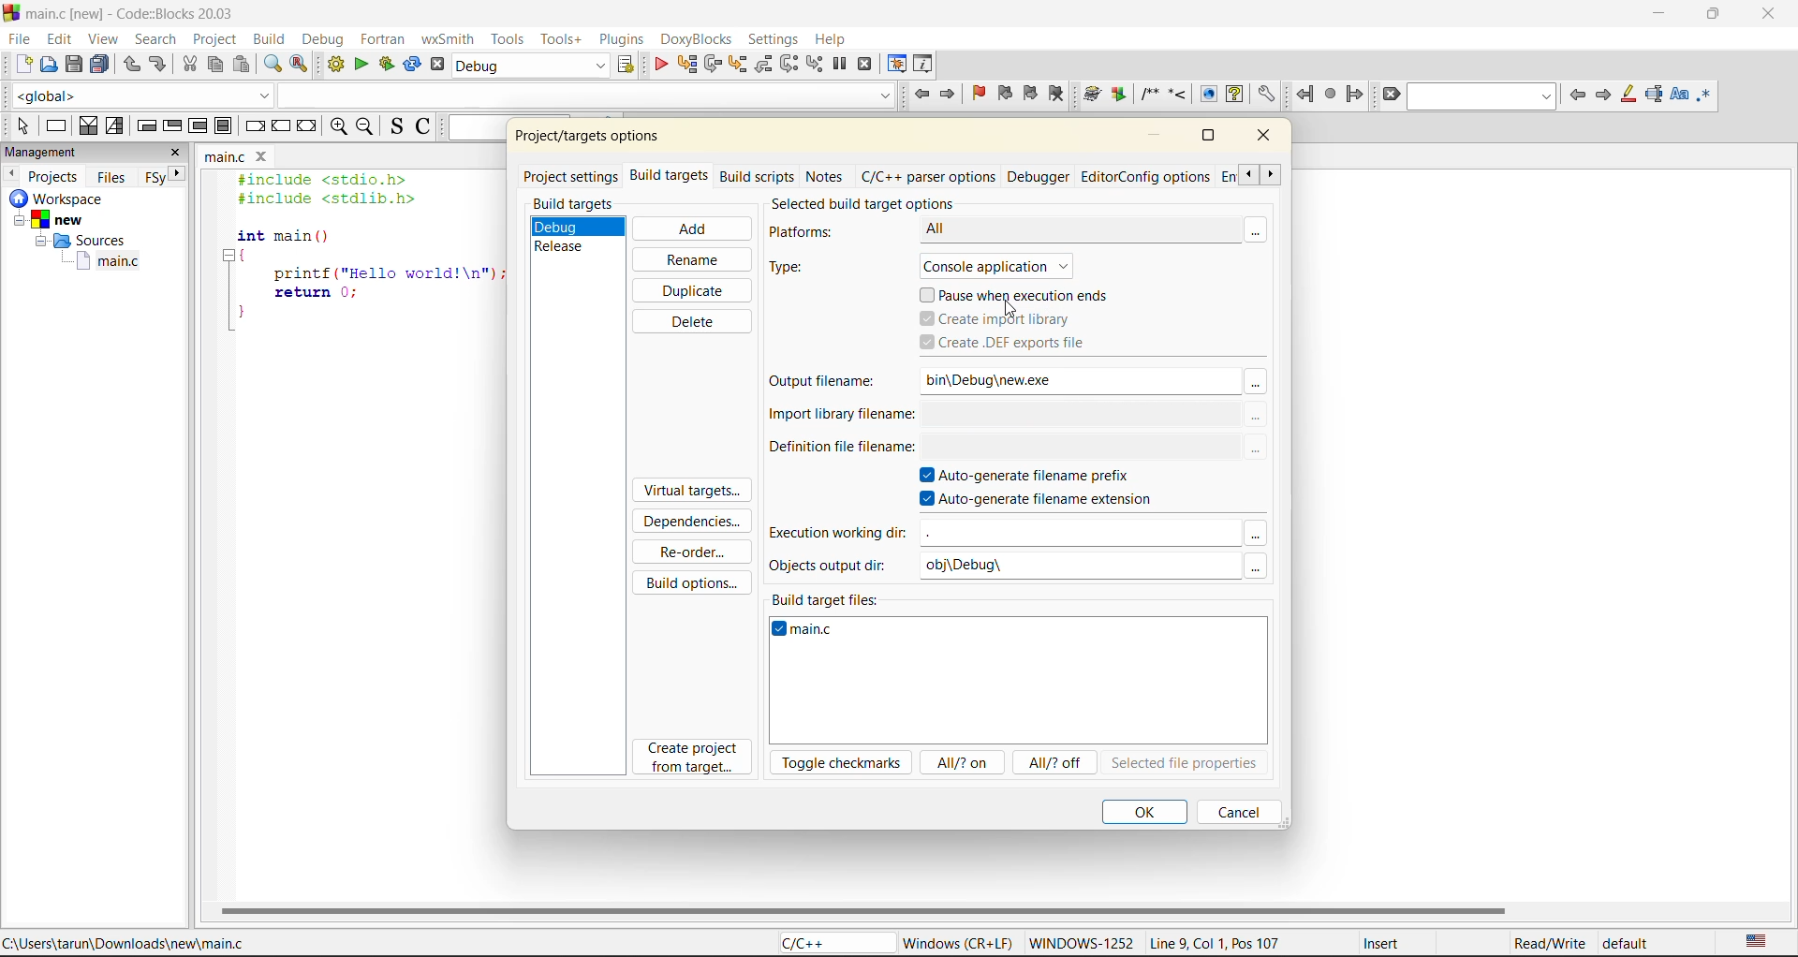  Describe the element at coordinates (1330, 95) in the screenshot. I see `last jump` at that location.